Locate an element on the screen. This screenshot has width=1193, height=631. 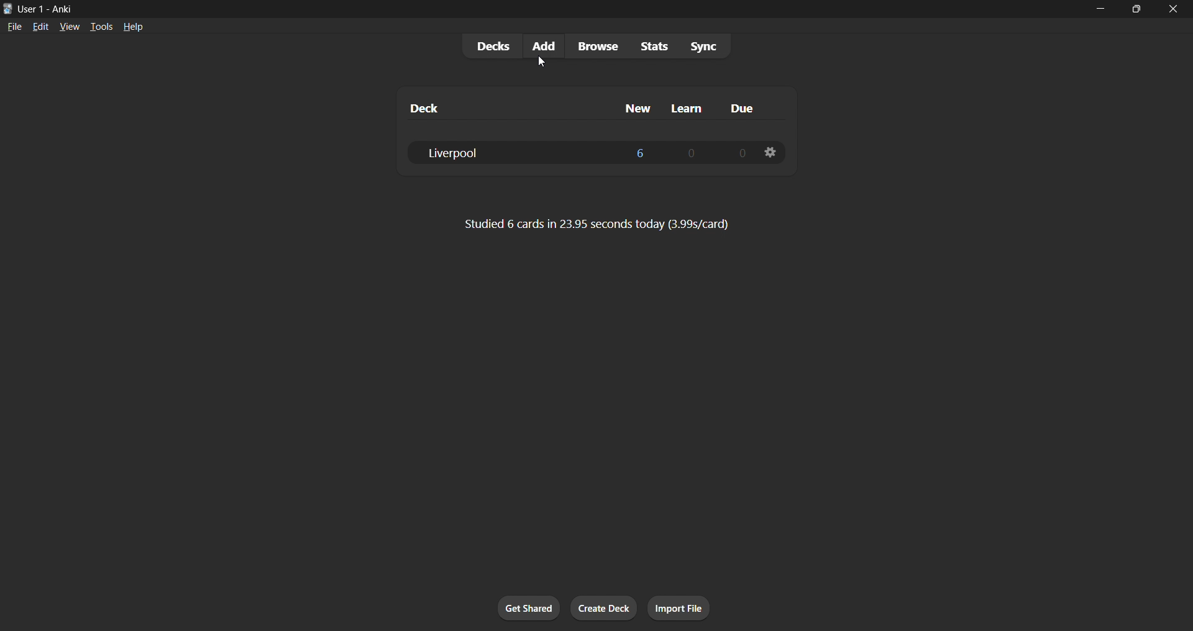
tools is located at coordinates (100, 26).